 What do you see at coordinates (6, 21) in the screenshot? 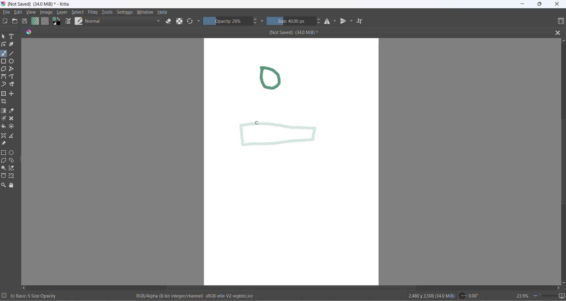
I see `new document` at bounding box center [6, 21].